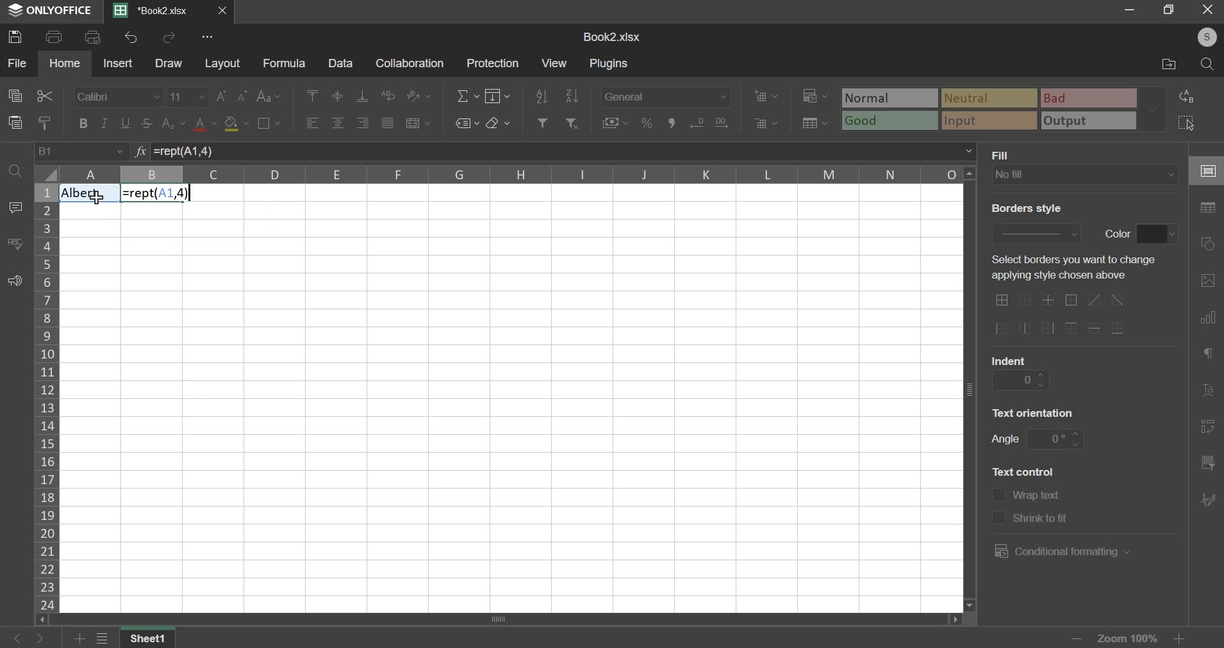 The height and width of the screenshot is (648, 1224). I want to click on add cells, so click(766, 95).